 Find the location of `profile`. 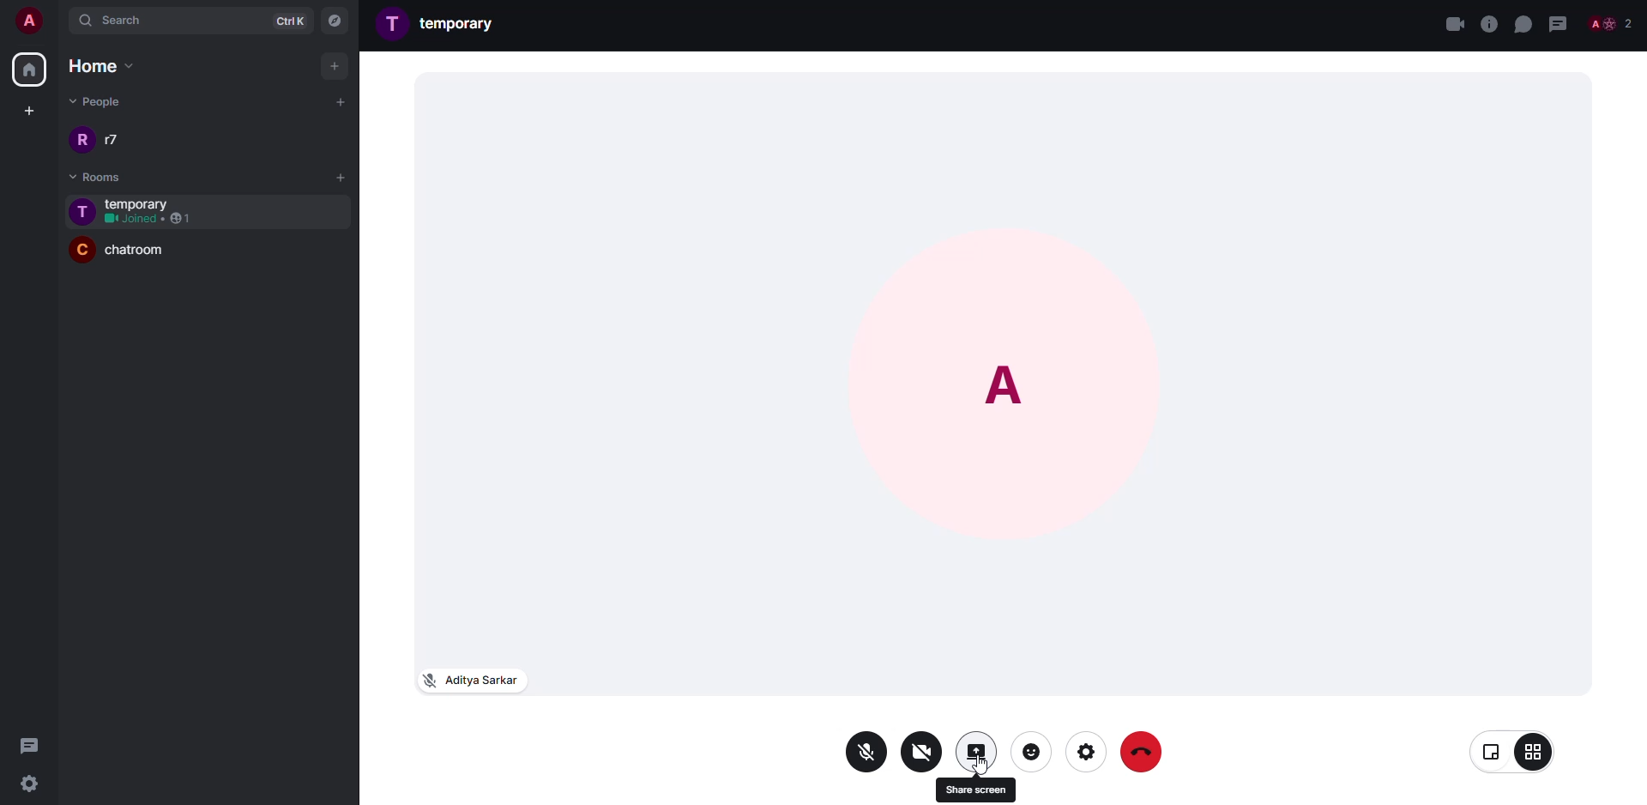

profile is located at coordinates (82, 140).